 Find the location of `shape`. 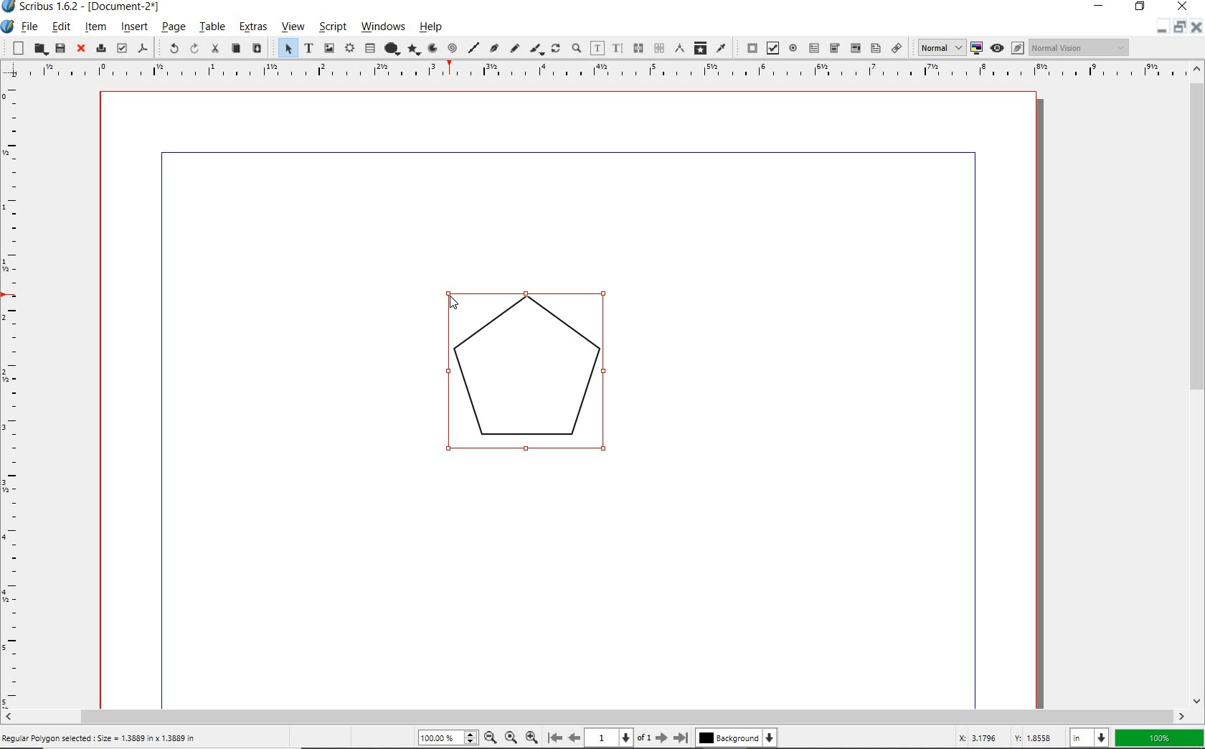

shape is located at coordinates (393, 47).